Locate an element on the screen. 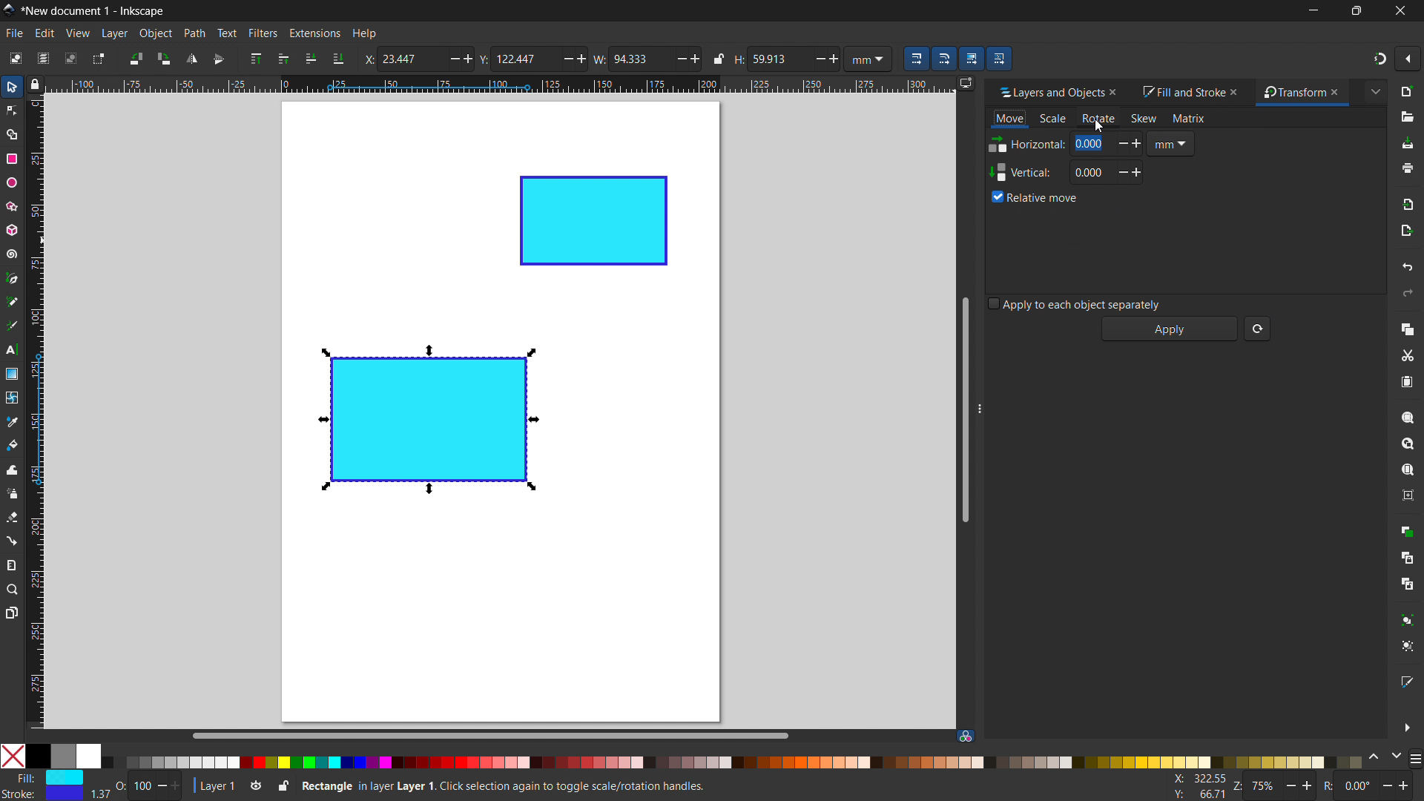 This screenshot has width=1424, height=801. Y: 160.93 is located at coordinates (1194, 795).